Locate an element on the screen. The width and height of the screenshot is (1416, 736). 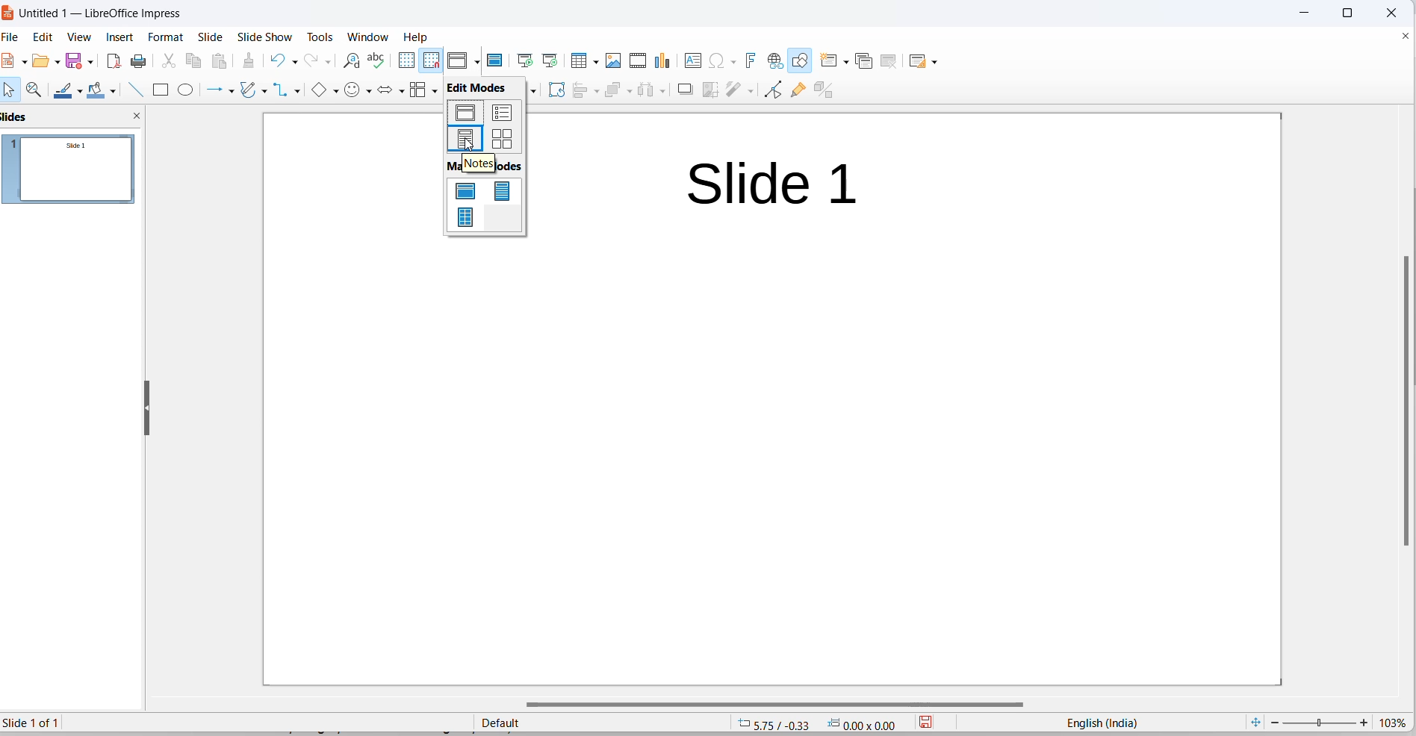
fit current slide to windows is located at coordinates (1257, 722).